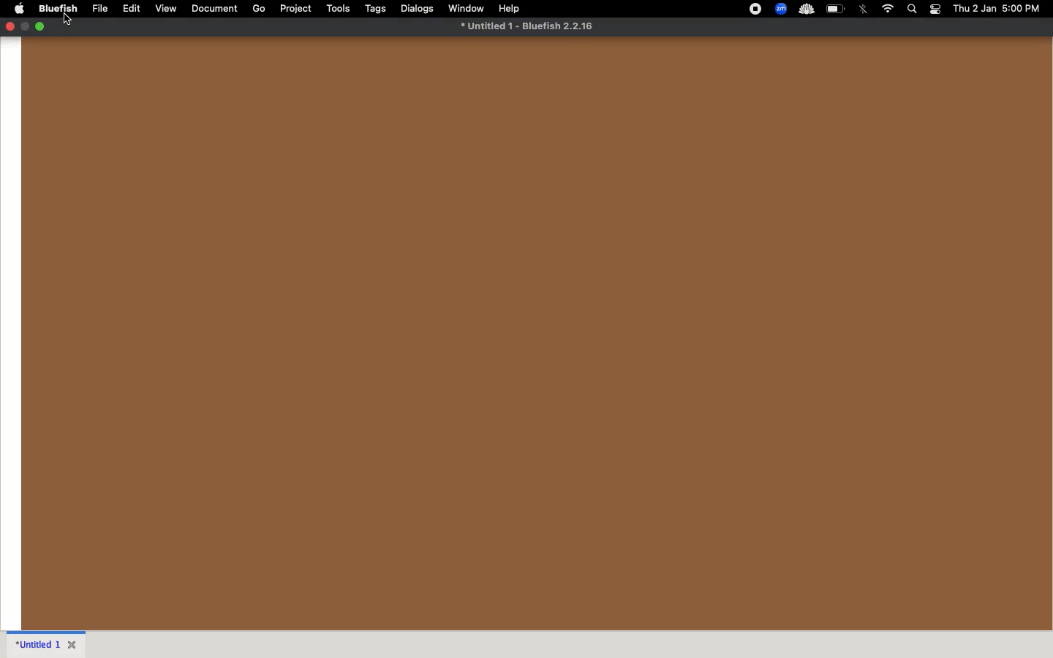 Image resolution: width=1053 pixels, height=658 pixels. What do you see at coordinates (295, 9) in the screenshot?
I see `project` at bounding box center [295, 9].